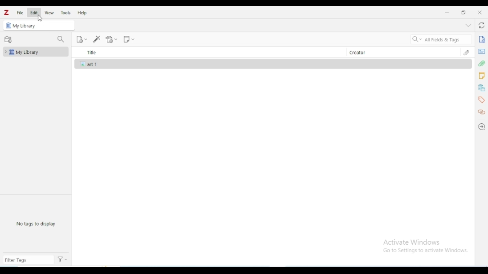 This screenshot has height=274, width=488. I want to click on actions, so click(63, 260).